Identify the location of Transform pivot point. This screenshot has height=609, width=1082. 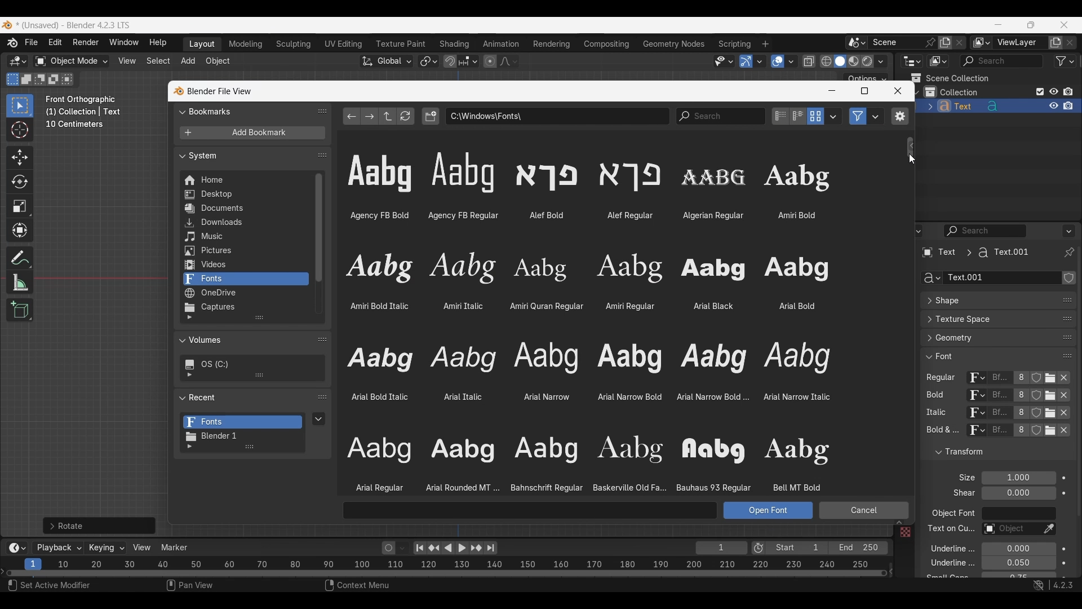
(428, 61).